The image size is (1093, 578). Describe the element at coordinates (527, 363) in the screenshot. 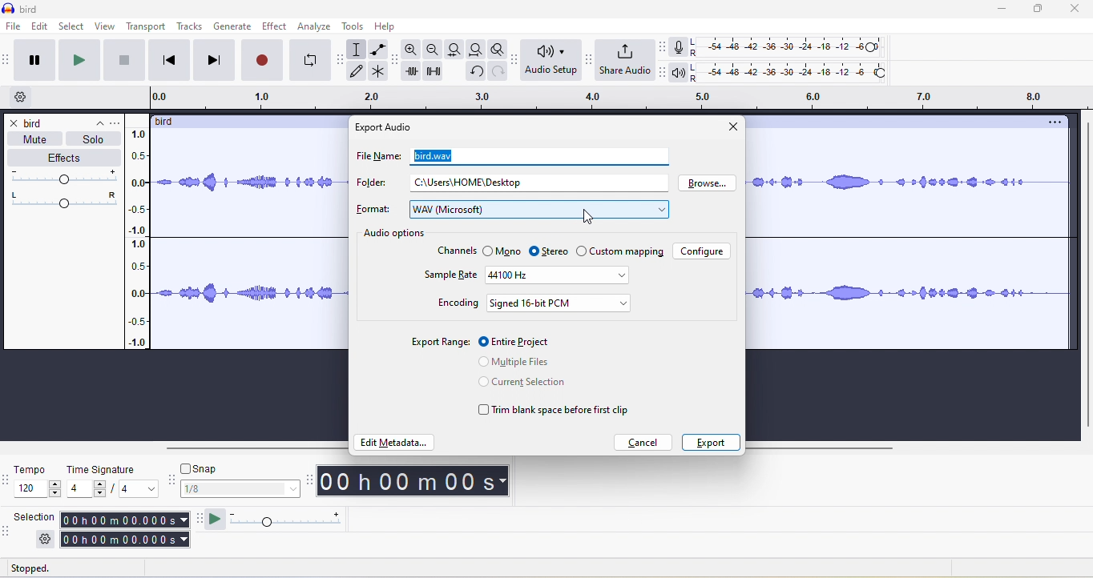

I see `multiple file` at that location.